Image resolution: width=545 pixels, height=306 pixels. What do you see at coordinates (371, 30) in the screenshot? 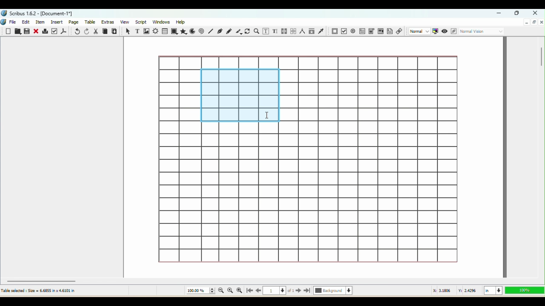
I see `PDF combo box` at bounding box center [371, 30].